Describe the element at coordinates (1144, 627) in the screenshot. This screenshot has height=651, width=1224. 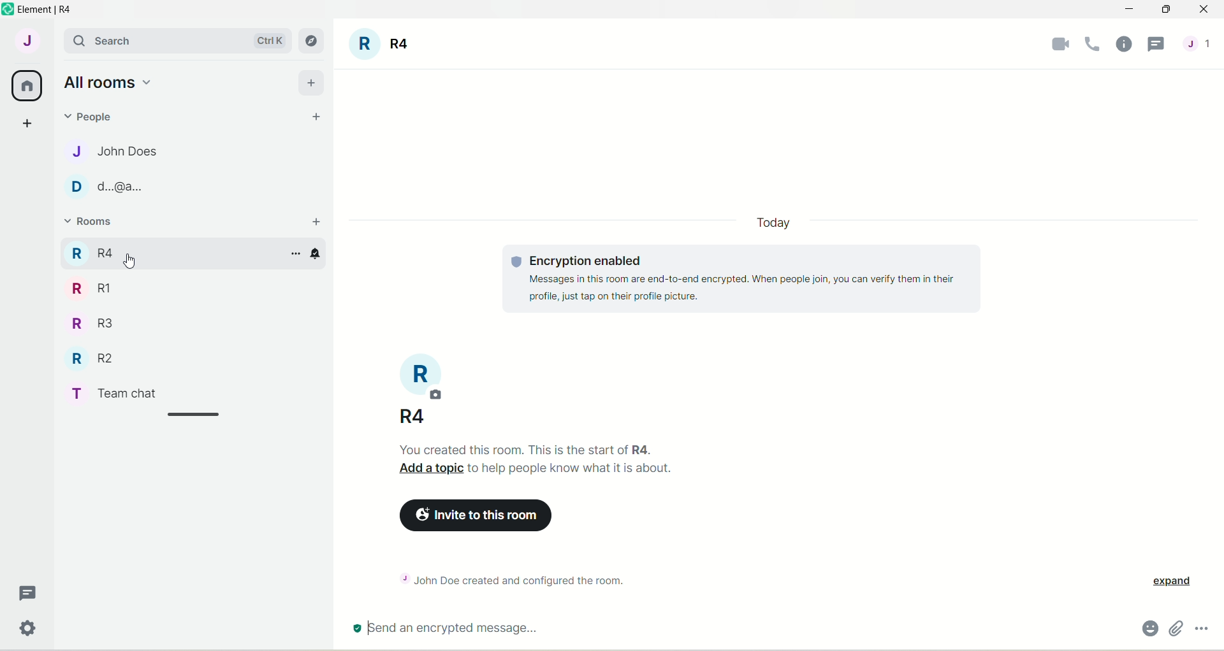
I see `emoji` at that location.